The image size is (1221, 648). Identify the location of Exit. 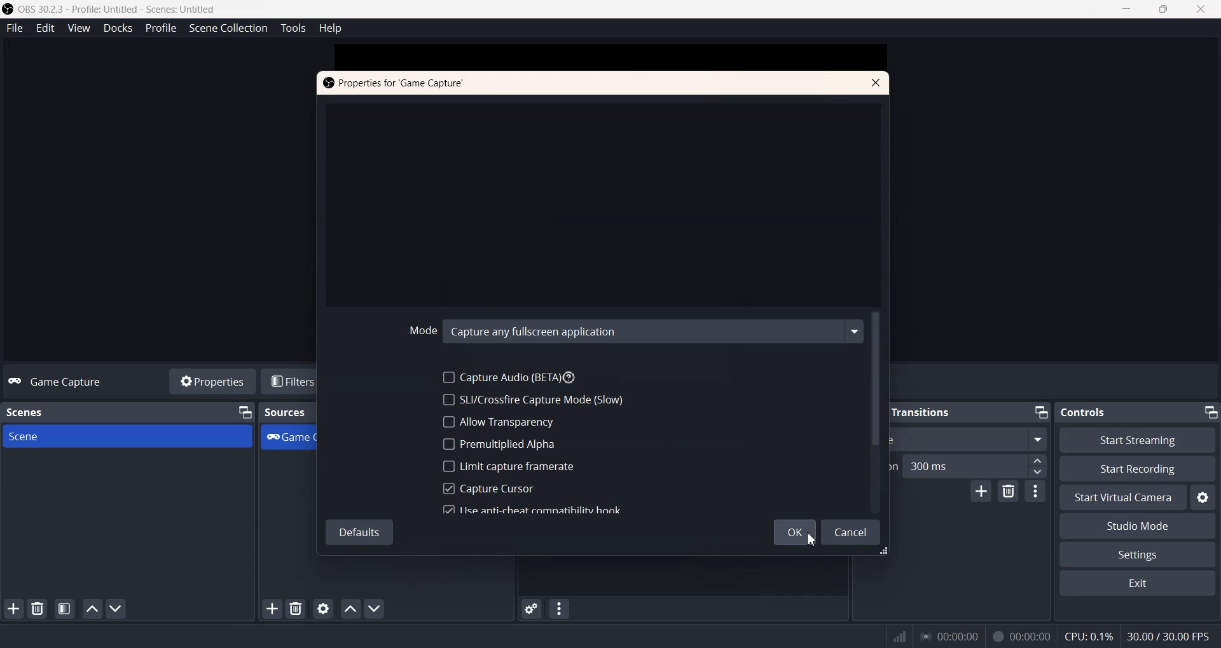
(1138, 584).